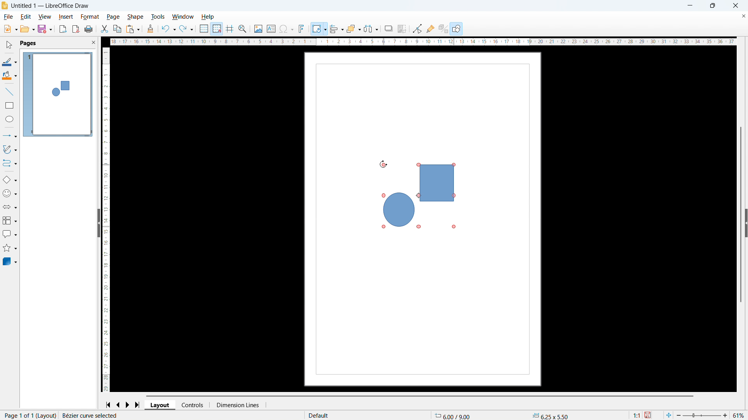 Image resolution: width=748 pixels, height=420 pixels. I want to click on Shadow , so click(388, 28).